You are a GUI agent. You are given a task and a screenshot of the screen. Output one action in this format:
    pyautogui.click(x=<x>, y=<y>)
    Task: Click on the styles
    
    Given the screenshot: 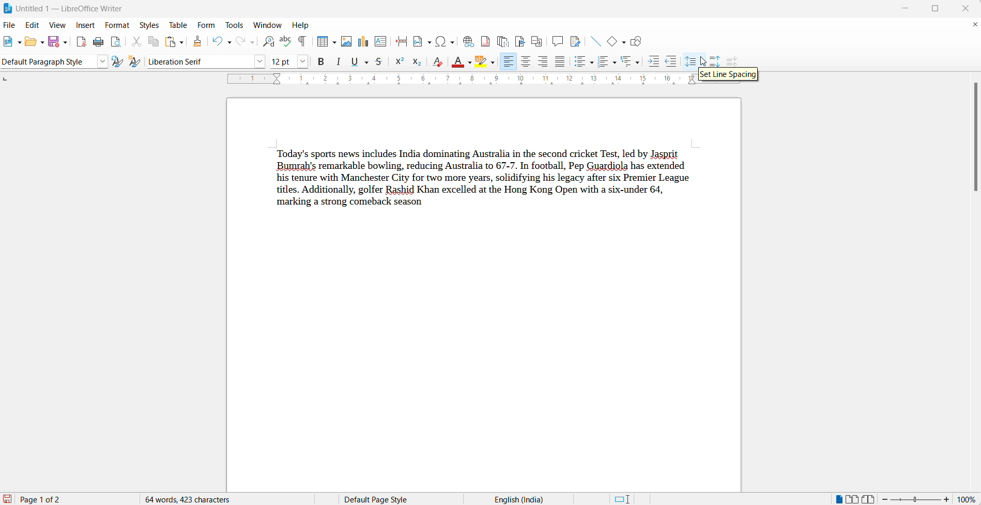 What is the action you would take?
    pyautogui.click(x=150, y=24)
    